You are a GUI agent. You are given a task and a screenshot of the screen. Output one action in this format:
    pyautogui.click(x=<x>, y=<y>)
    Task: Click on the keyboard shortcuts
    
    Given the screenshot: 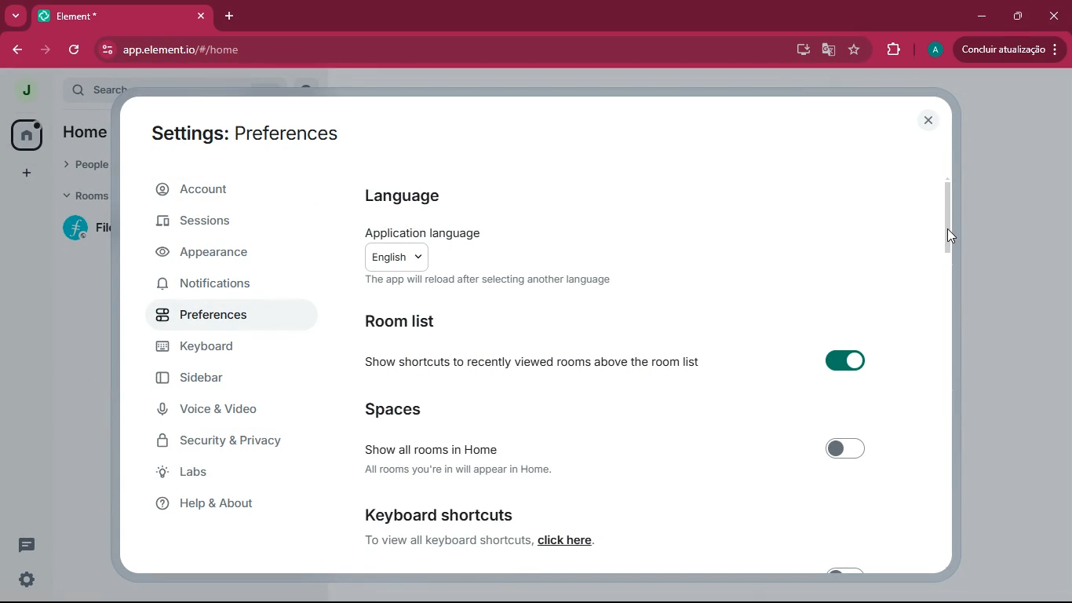 What is the action you would take?
    pyautogui.click(x=438, y=514)
    